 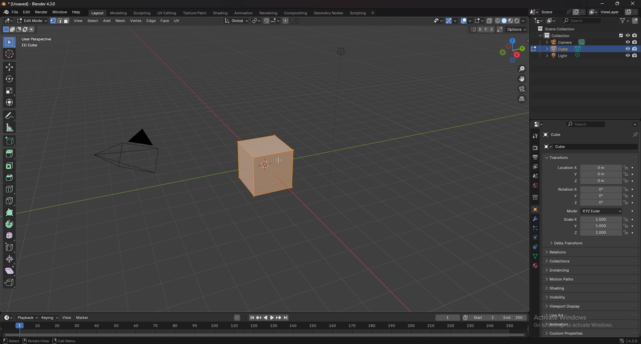 What do you see at coordinates (372, 13) in the screenshot?
I see `add workspace` at bounding box center [372, 13].